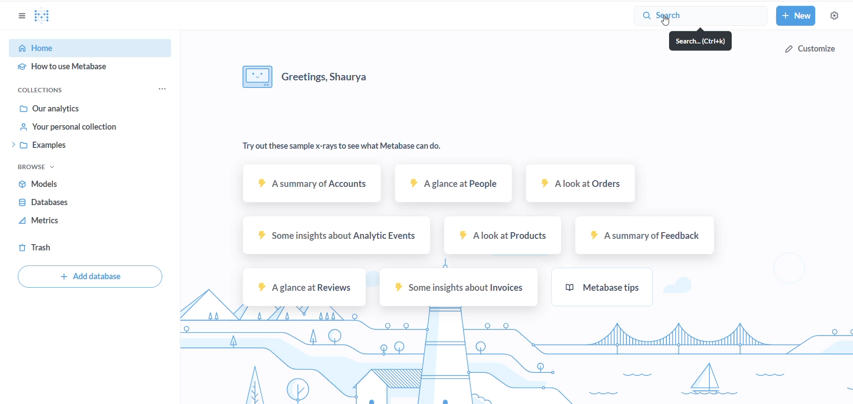 The height and width of the screenshot is (404, 853). Describe the element at coordinates (42, 168) in the screenshot. I see `browse` at that location.